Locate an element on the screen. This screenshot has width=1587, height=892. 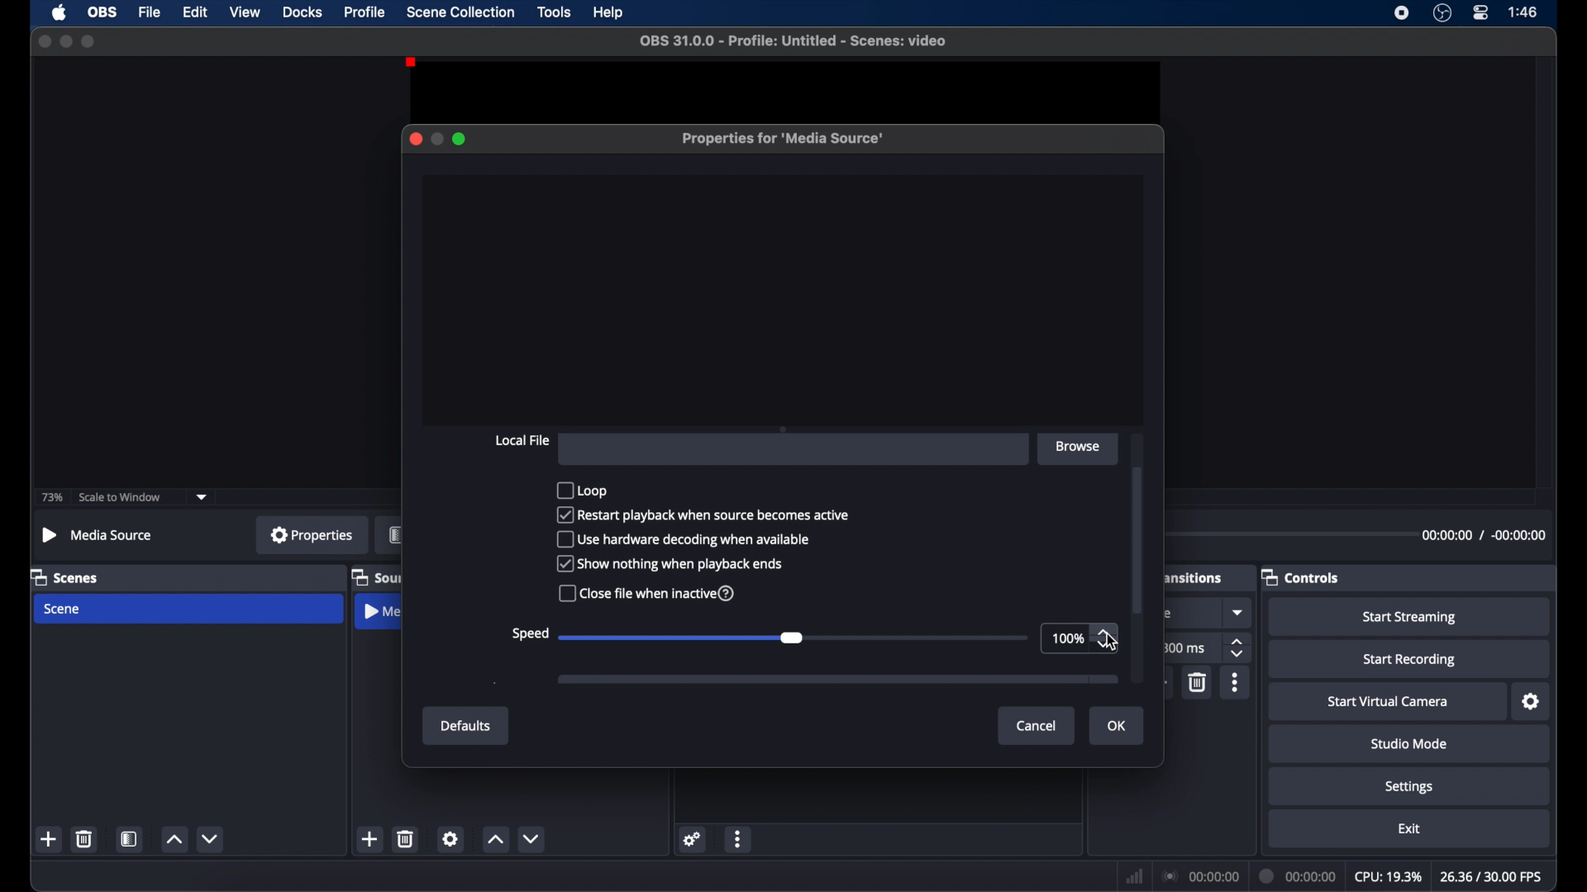
close is located at coordinates (45, 42).